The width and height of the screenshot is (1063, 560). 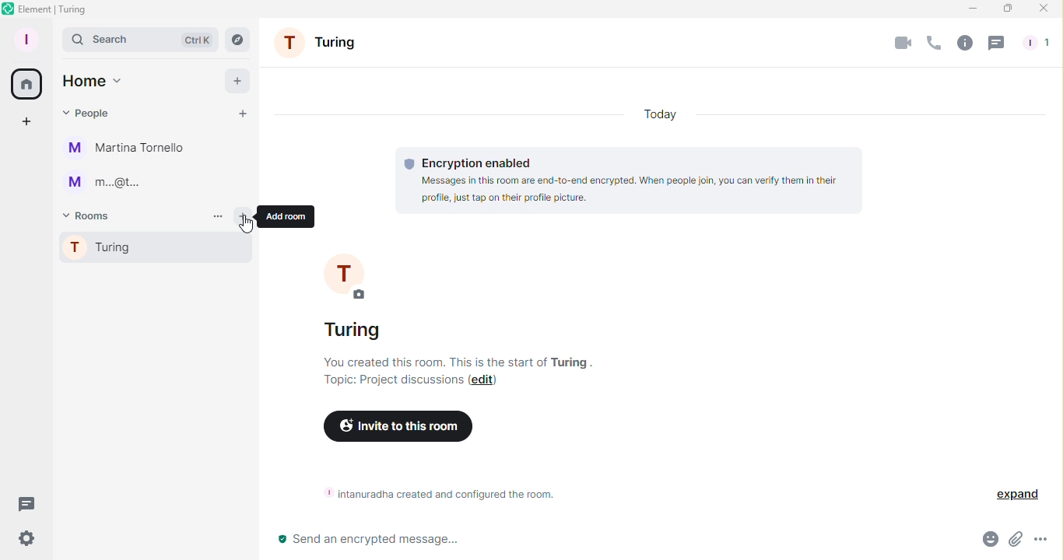 What do you see at coordinates (241, 116) in the screenshot?
I see `Start chat` at bounding box center [241, 116].